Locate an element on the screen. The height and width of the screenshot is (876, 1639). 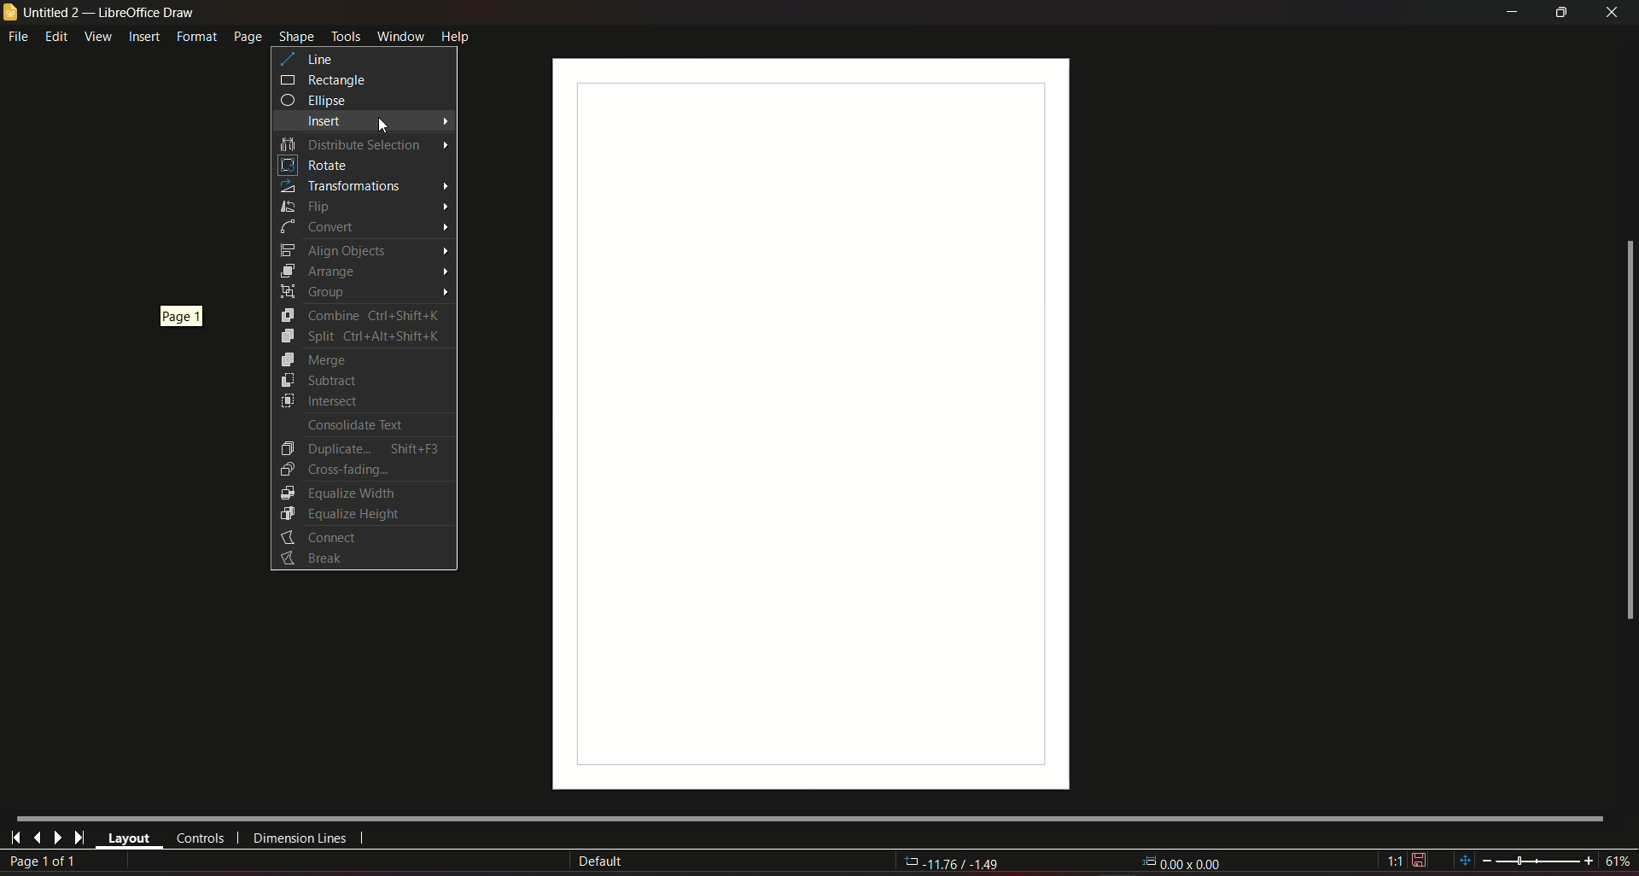
Rotate is located at coordinates (316, 166).